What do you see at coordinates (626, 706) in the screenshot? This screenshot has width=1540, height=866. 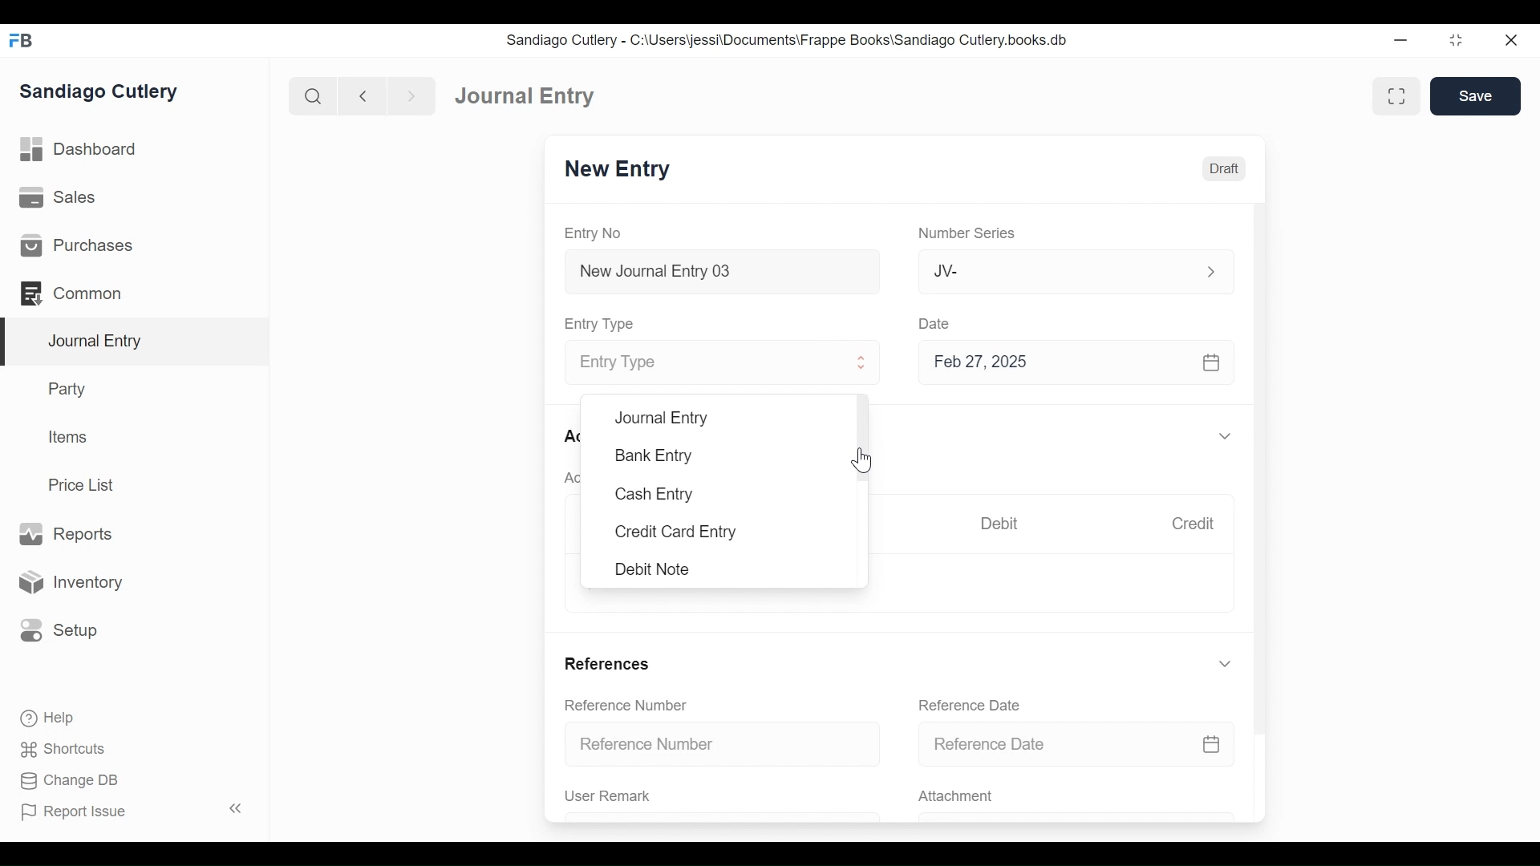 I see `Reference Number` at bounding box center [626, 706].